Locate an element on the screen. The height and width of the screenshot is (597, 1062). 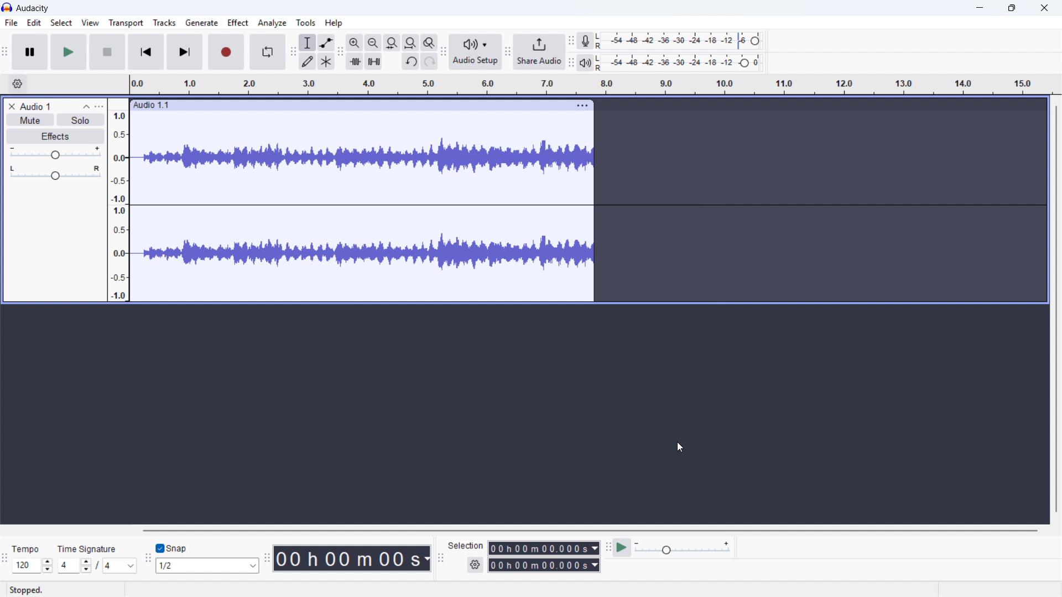
Fit project to width is located at coordinates (411, 42).